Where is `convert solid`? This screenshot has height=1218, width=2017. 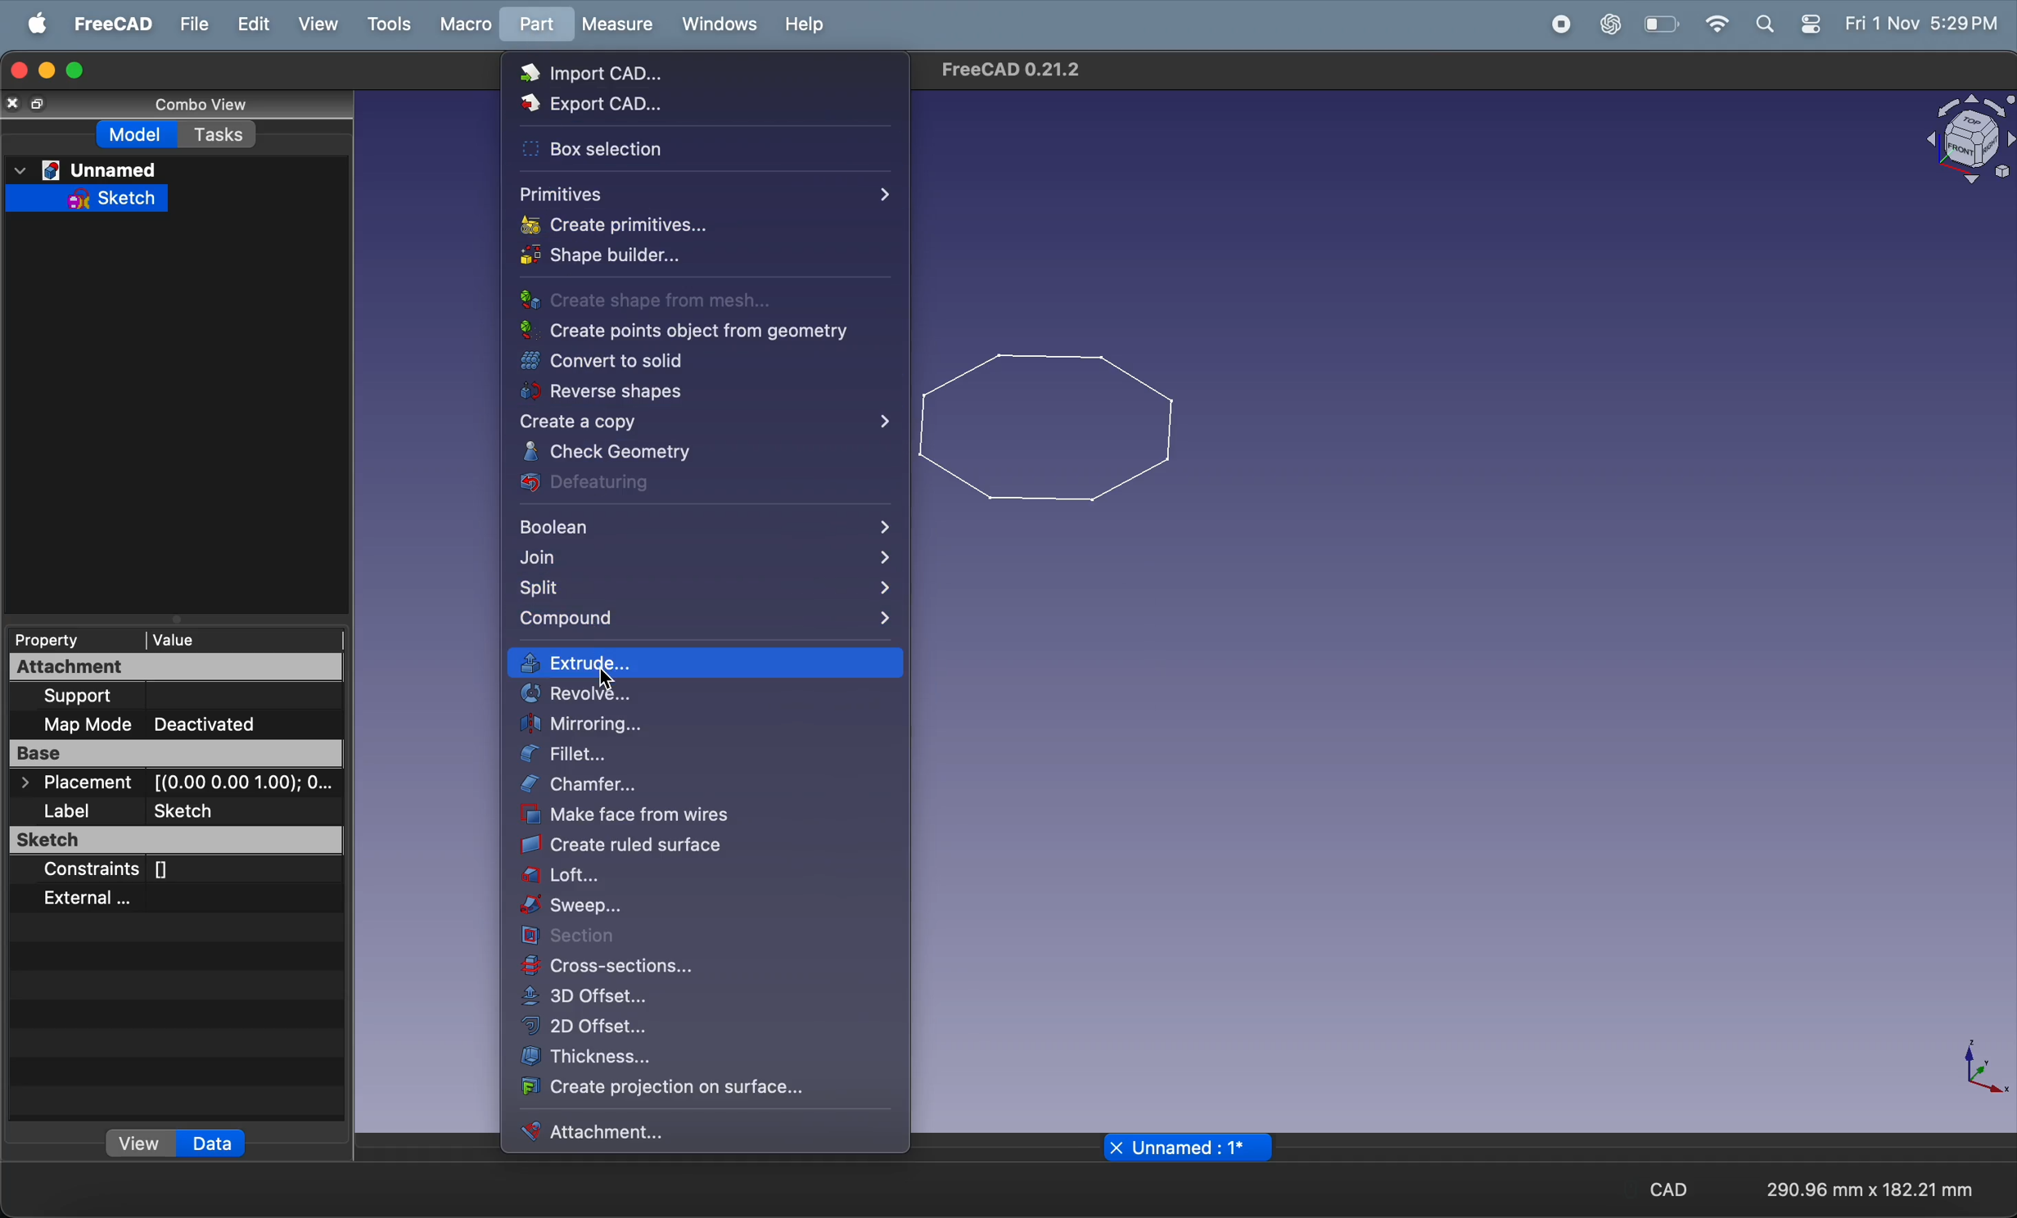 convert solid is located at coordinates (685, 361).